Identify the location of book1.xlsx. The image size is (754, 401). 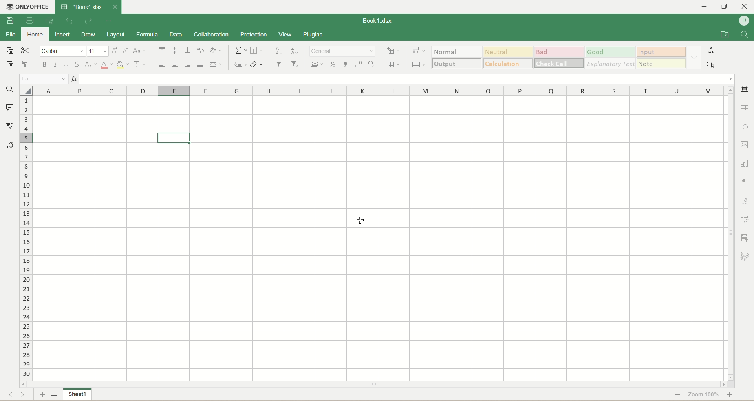
(81, 7).